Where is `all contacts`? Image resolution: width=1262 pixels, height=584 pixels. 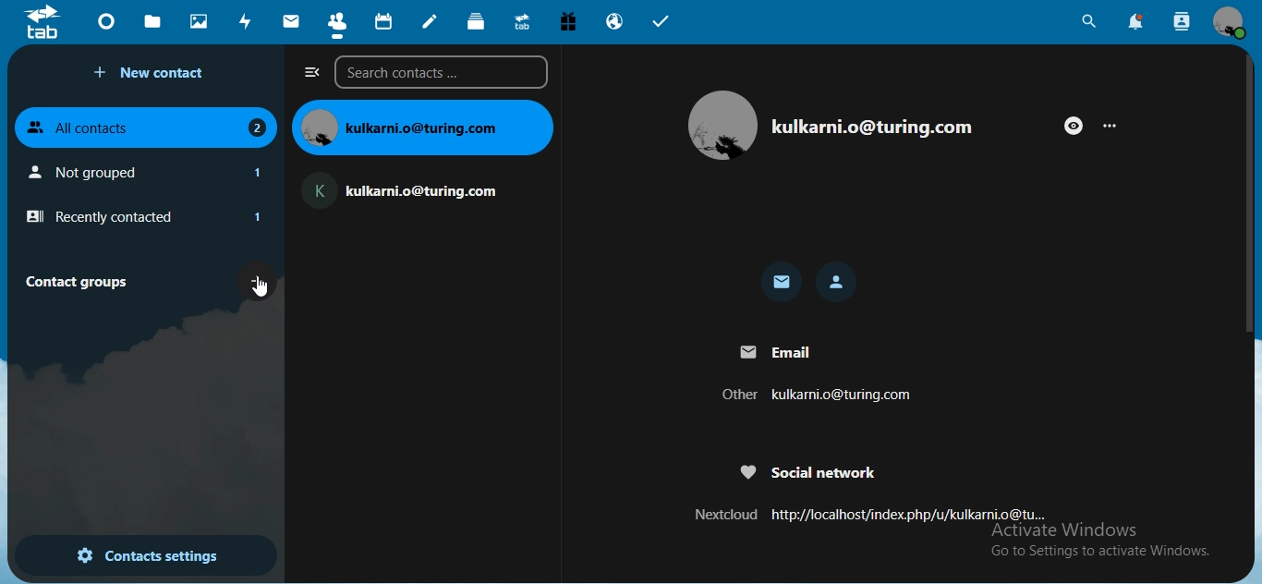
all contacts is located at coordinates (147, 125).